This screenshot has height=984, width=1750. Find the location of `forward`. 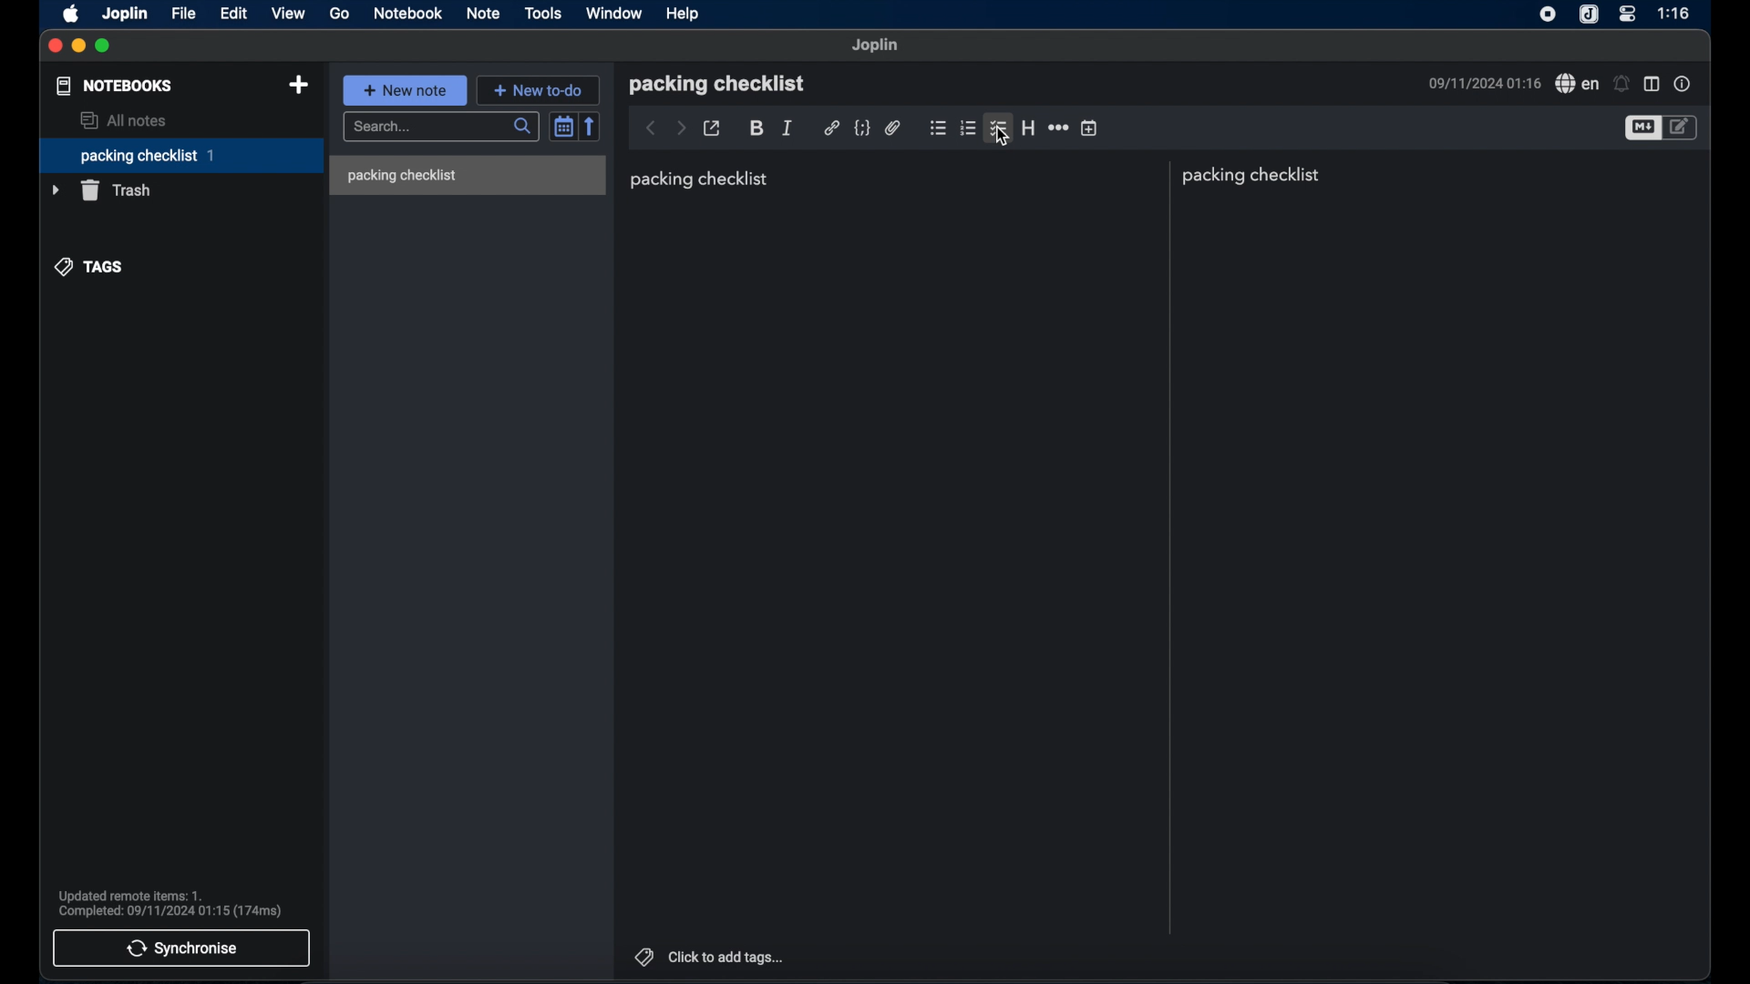

forward is located at coordinates (681, 128).